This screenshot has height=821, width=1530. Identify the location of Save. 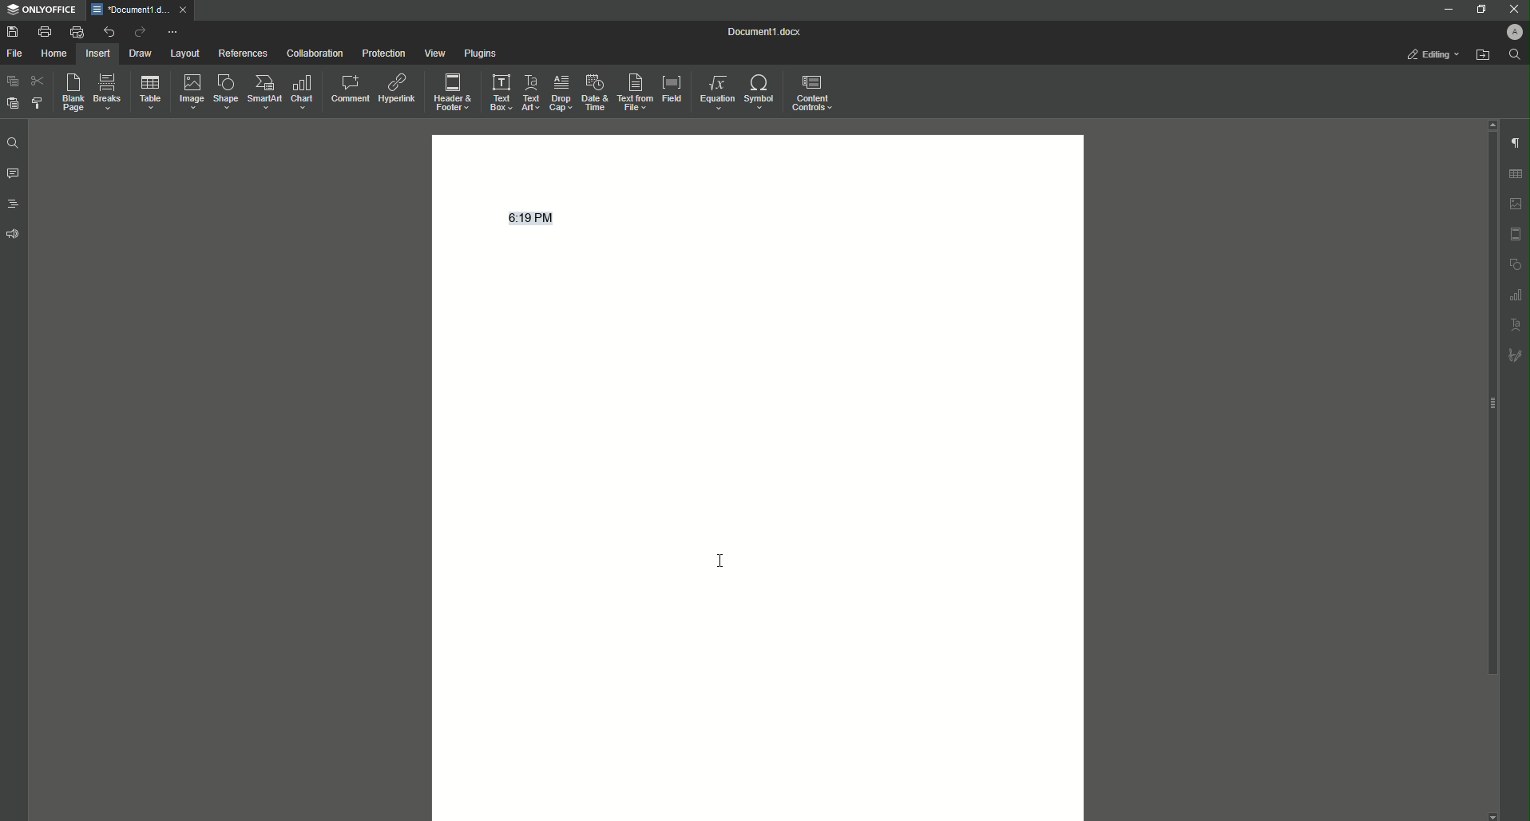
(12, 31).